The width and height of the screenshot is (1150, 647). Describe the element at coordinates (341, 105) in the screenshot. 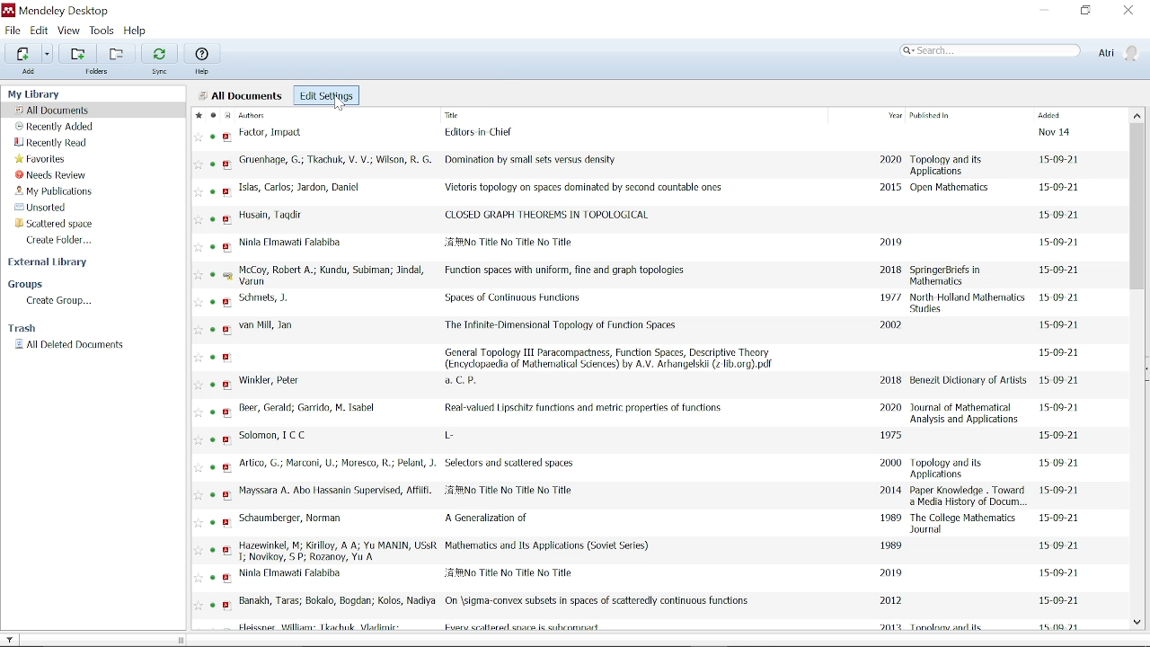

I see `cursor` at that location.